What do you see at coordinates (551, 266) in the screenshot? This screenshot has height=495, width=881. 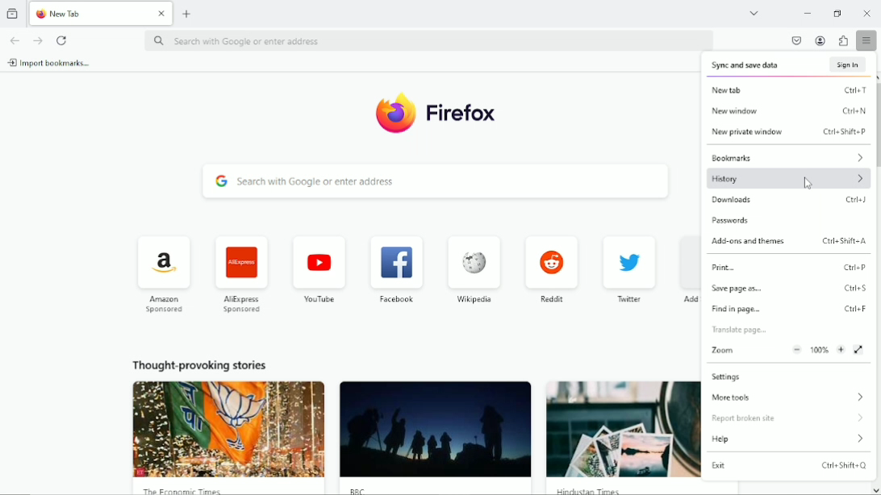 I see `Reddit` at bounding box center [551, 266].